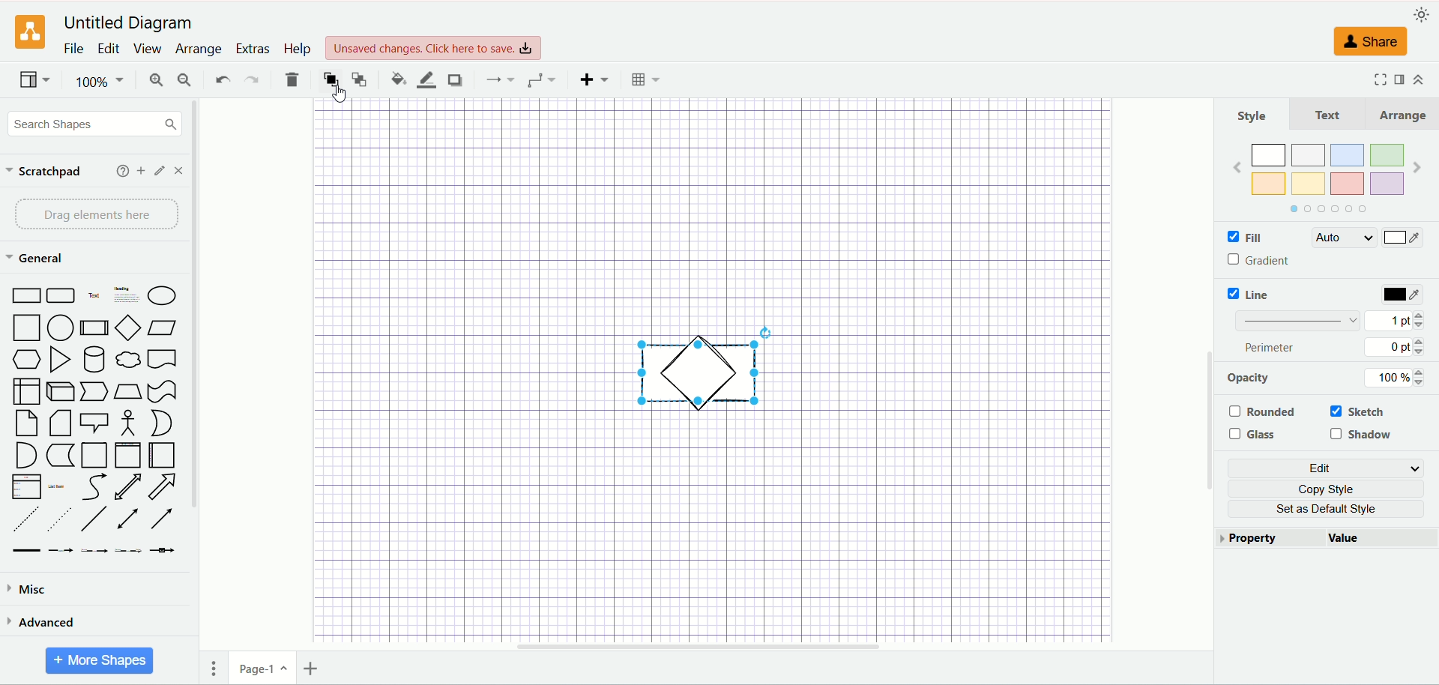 This screenshot has height=685, width=1439. What do you see at coordinates (129, 360) in the screenshot?
I see `Cloud` at bounding box center [129, 360].